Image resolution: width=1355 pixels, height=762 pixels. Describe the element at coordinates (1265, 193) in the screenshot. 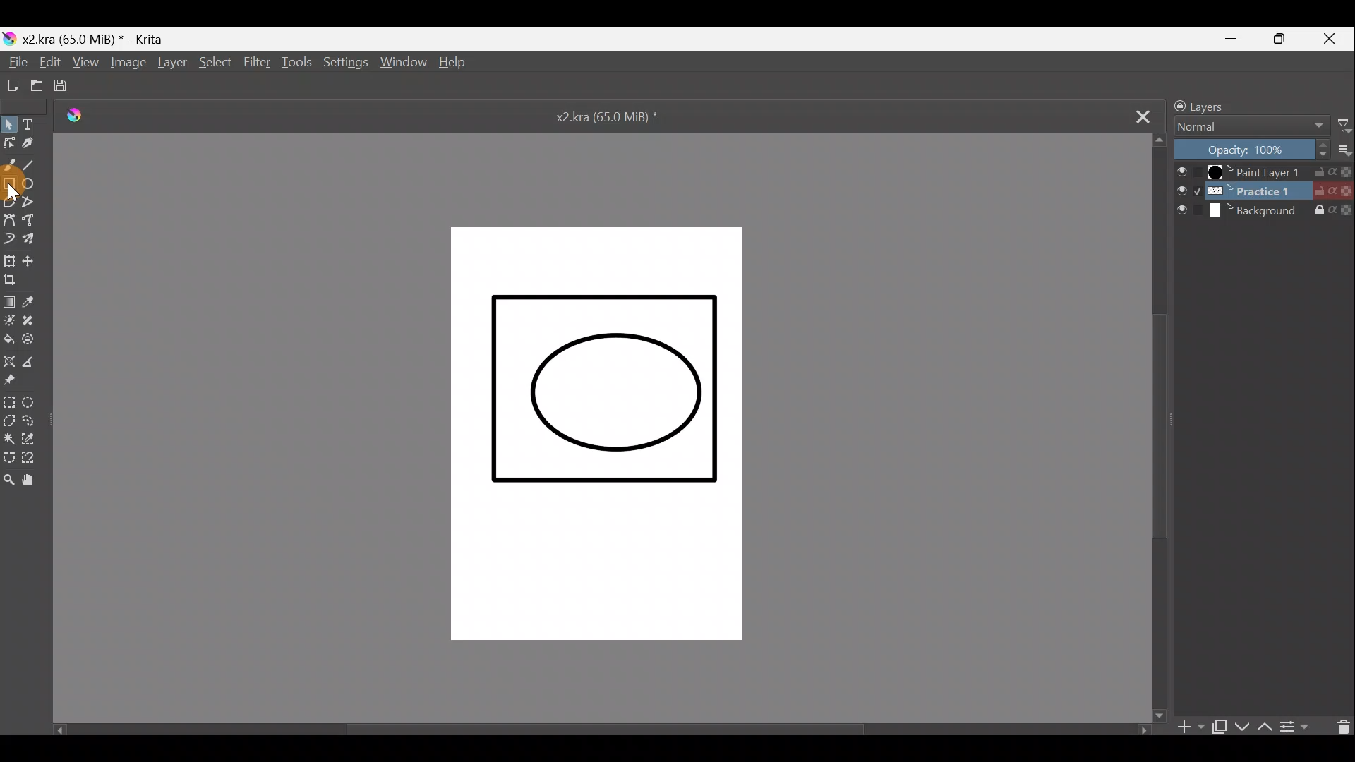

I see `Practice 1` at that location.